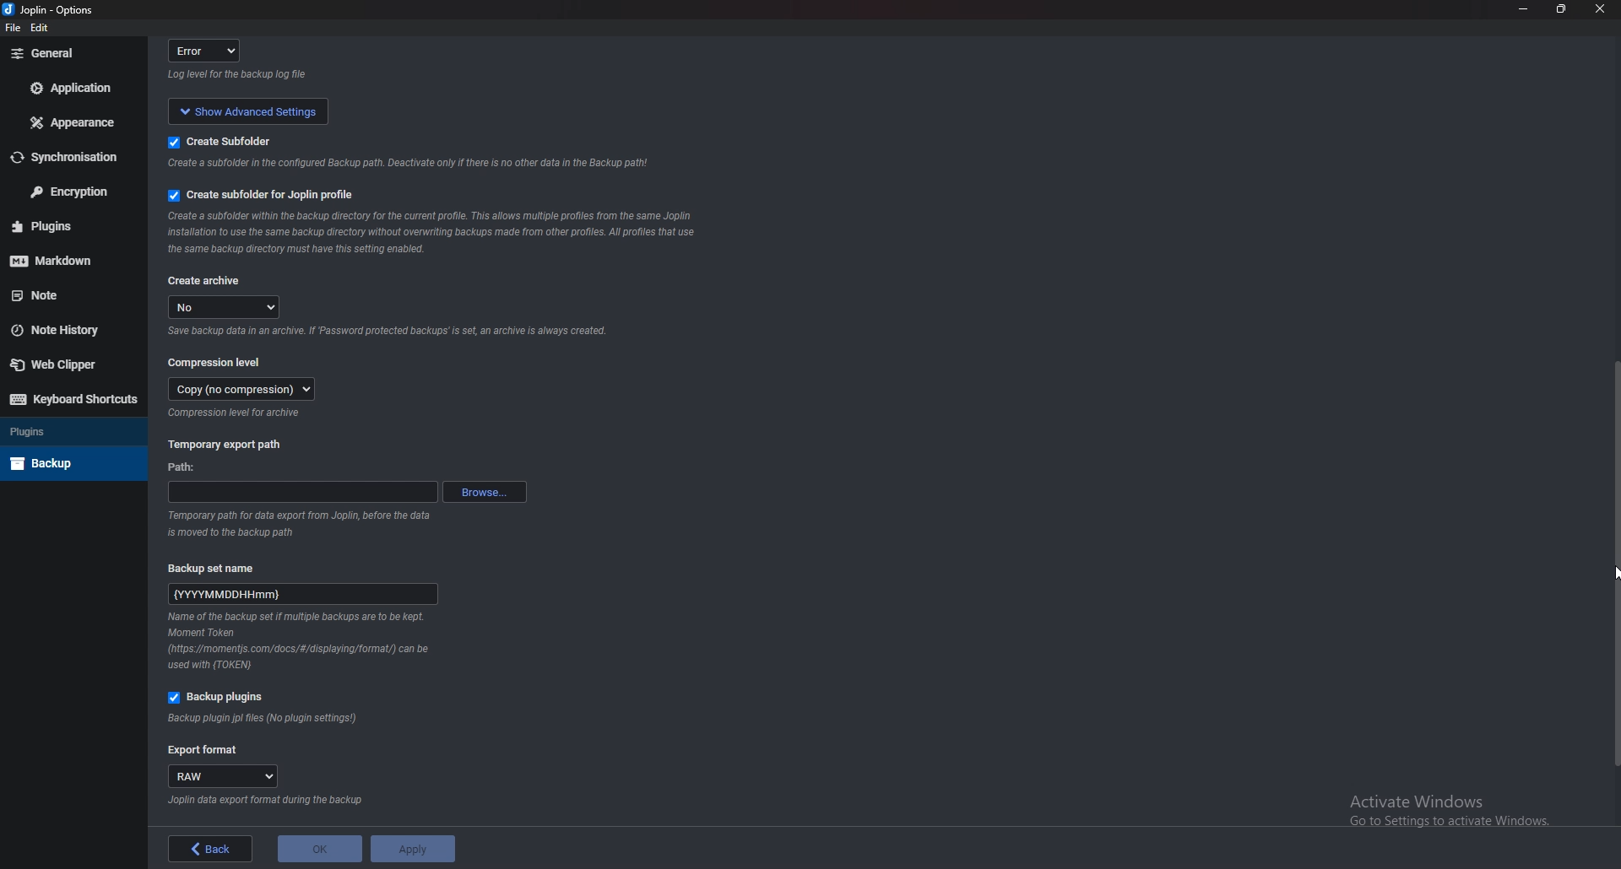 The width and height of the screenshot is (1621, 869). I want to click on name, so click(304, 591).